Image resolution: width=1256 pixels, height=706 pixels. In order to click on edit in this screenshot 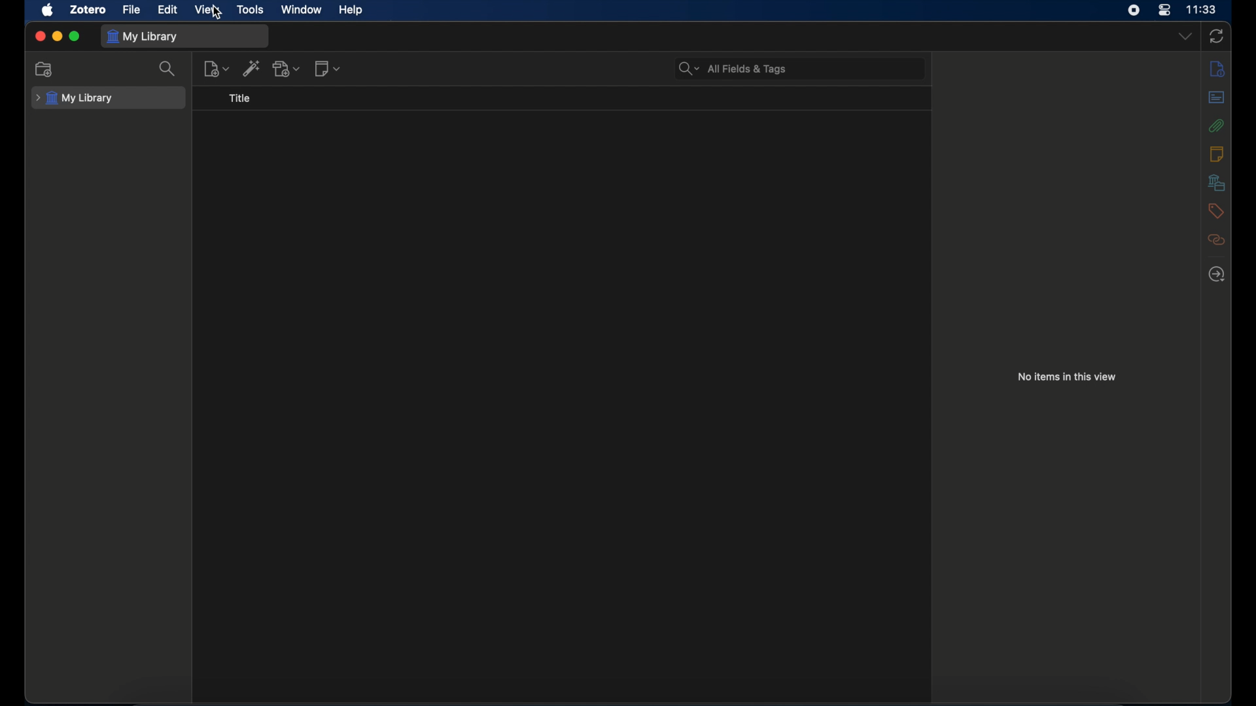, I will do `click(169, 10)`.